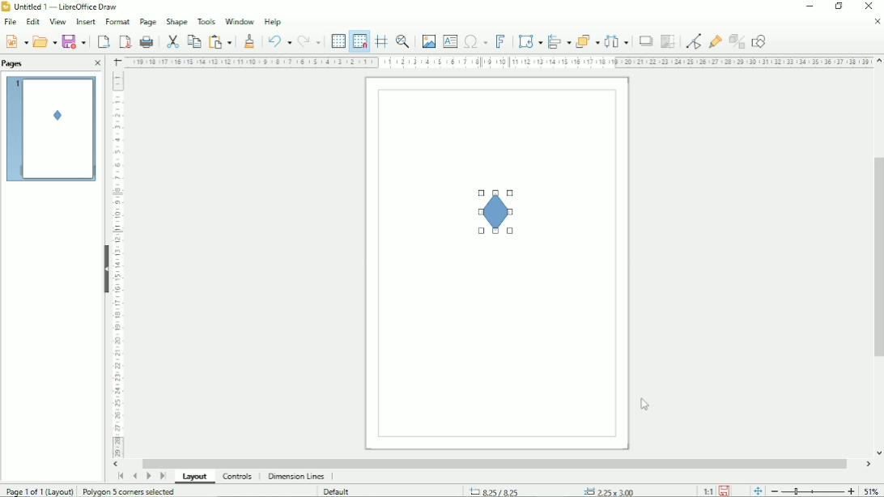  I want to click on Toggle extrusion, so click(737, 40).